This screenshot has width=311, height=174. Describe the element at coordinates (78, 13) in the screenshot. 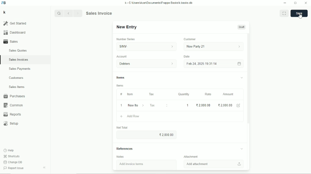

I see `Forward` at that location.